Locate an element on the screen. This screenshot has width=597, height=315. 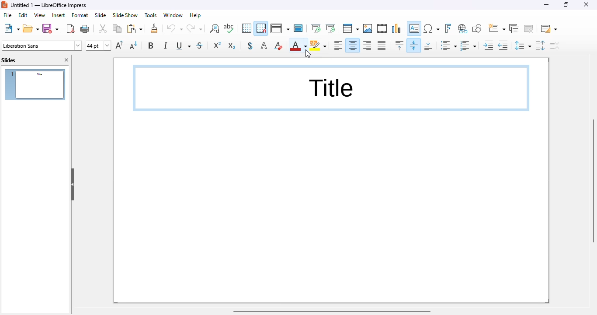
decrease paragraph spacing is located at coordinates (555, 45).